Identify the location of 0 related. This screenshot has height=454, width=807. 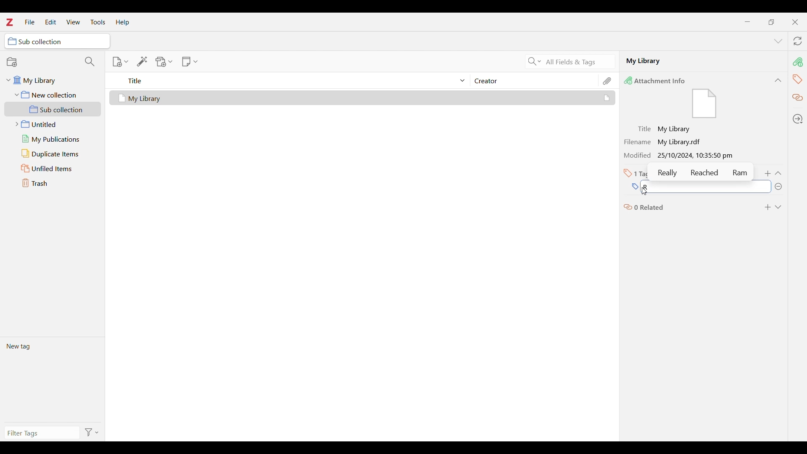
(644, 206).